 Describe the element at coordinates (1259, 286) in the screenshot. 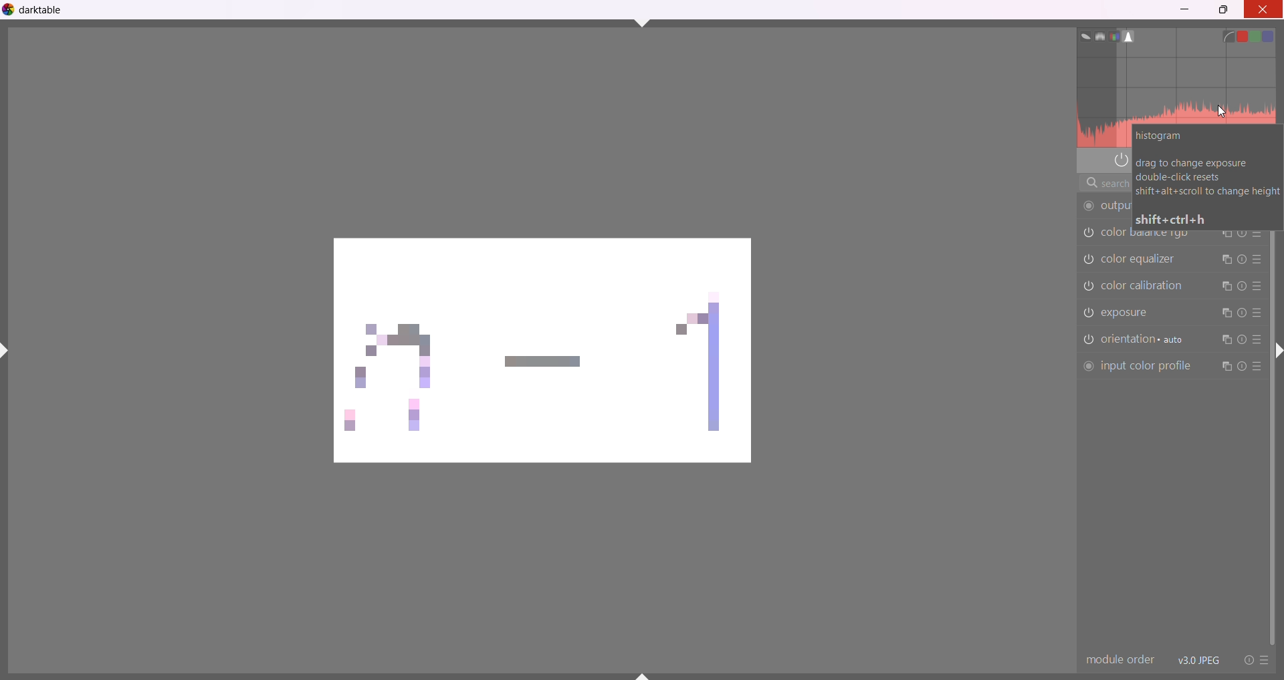

I see `presets` at that location.